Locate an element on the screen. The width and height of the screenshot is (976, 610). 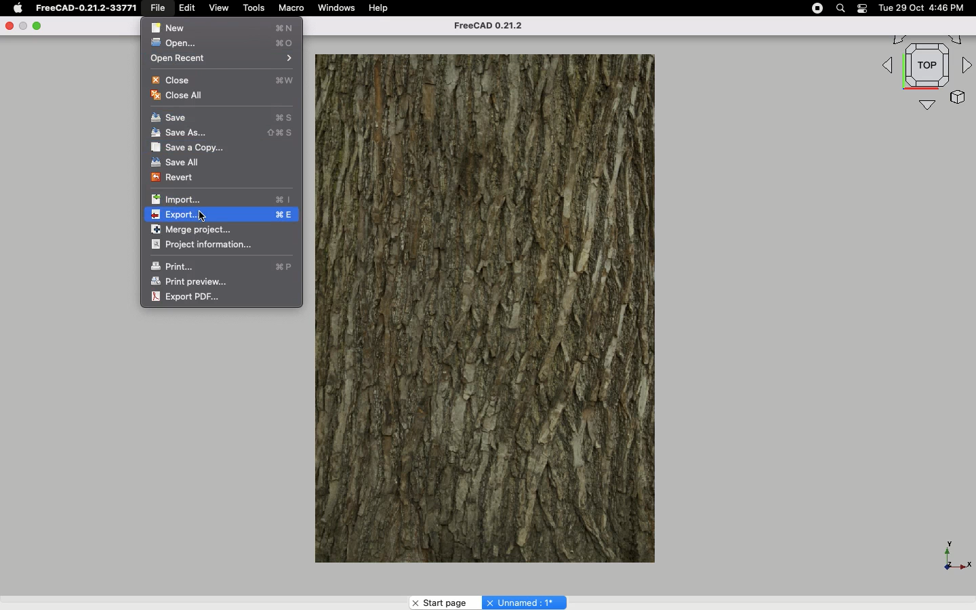
 is located at coordinates (631, 7).